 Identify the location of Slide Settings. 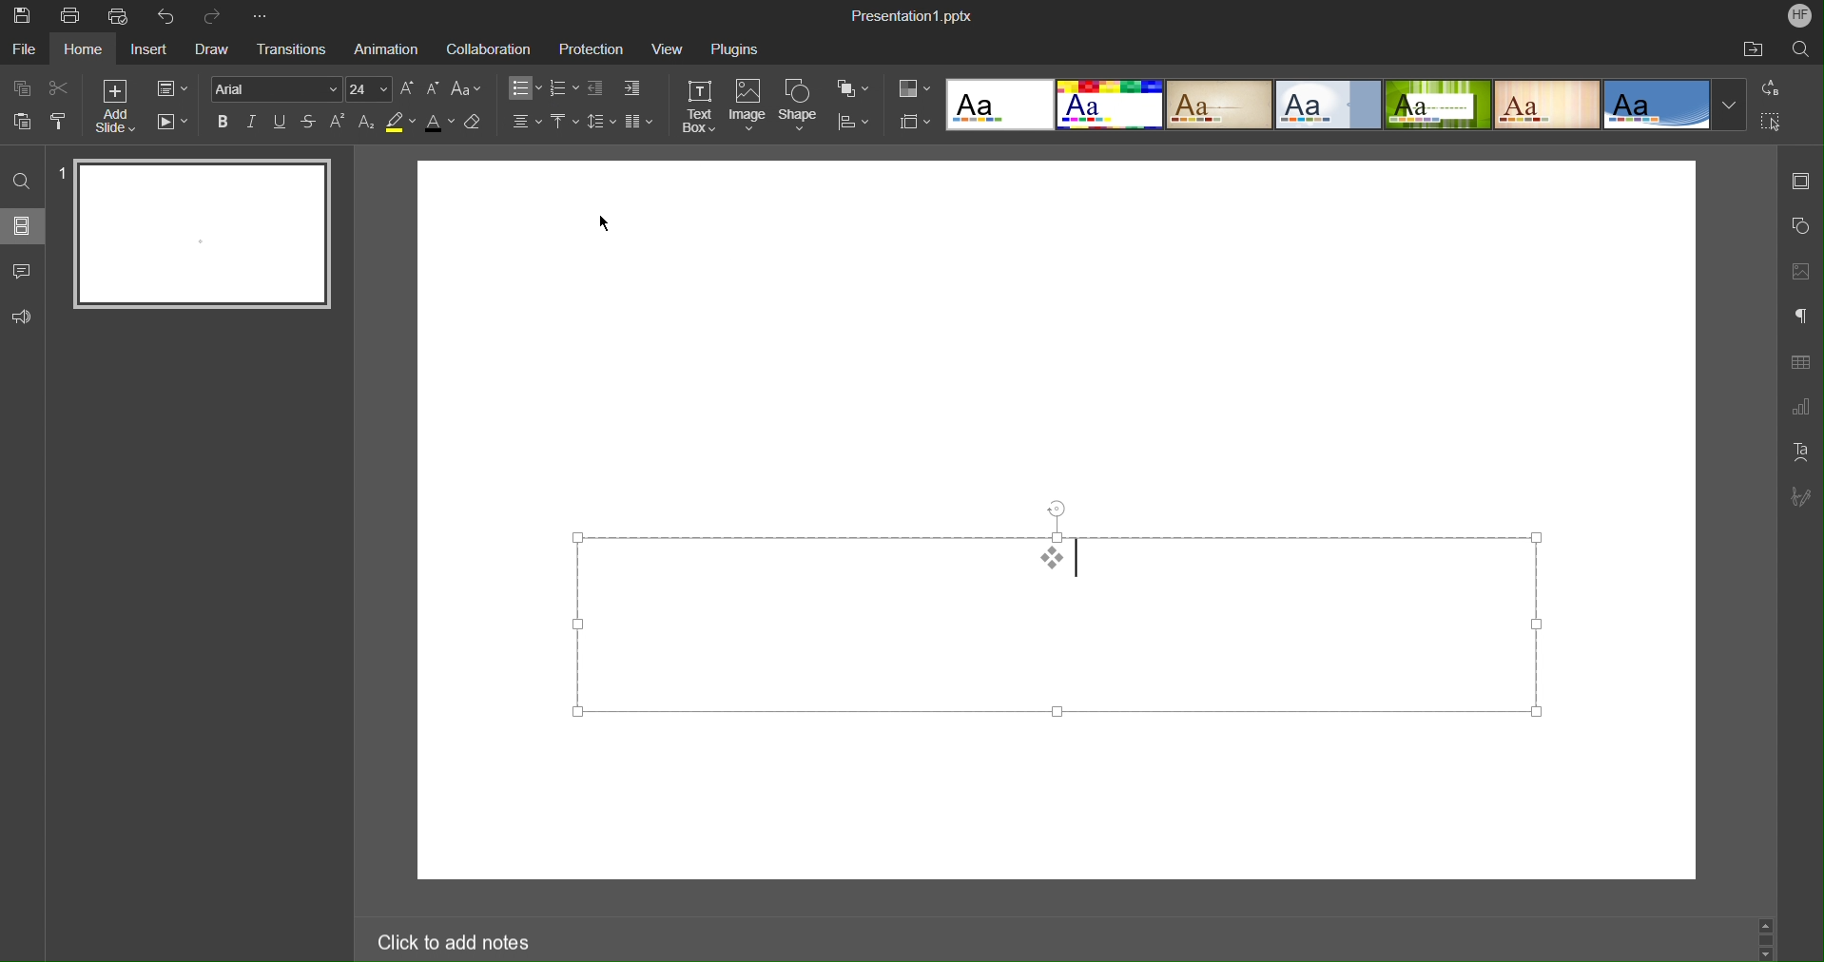
(172, 87).